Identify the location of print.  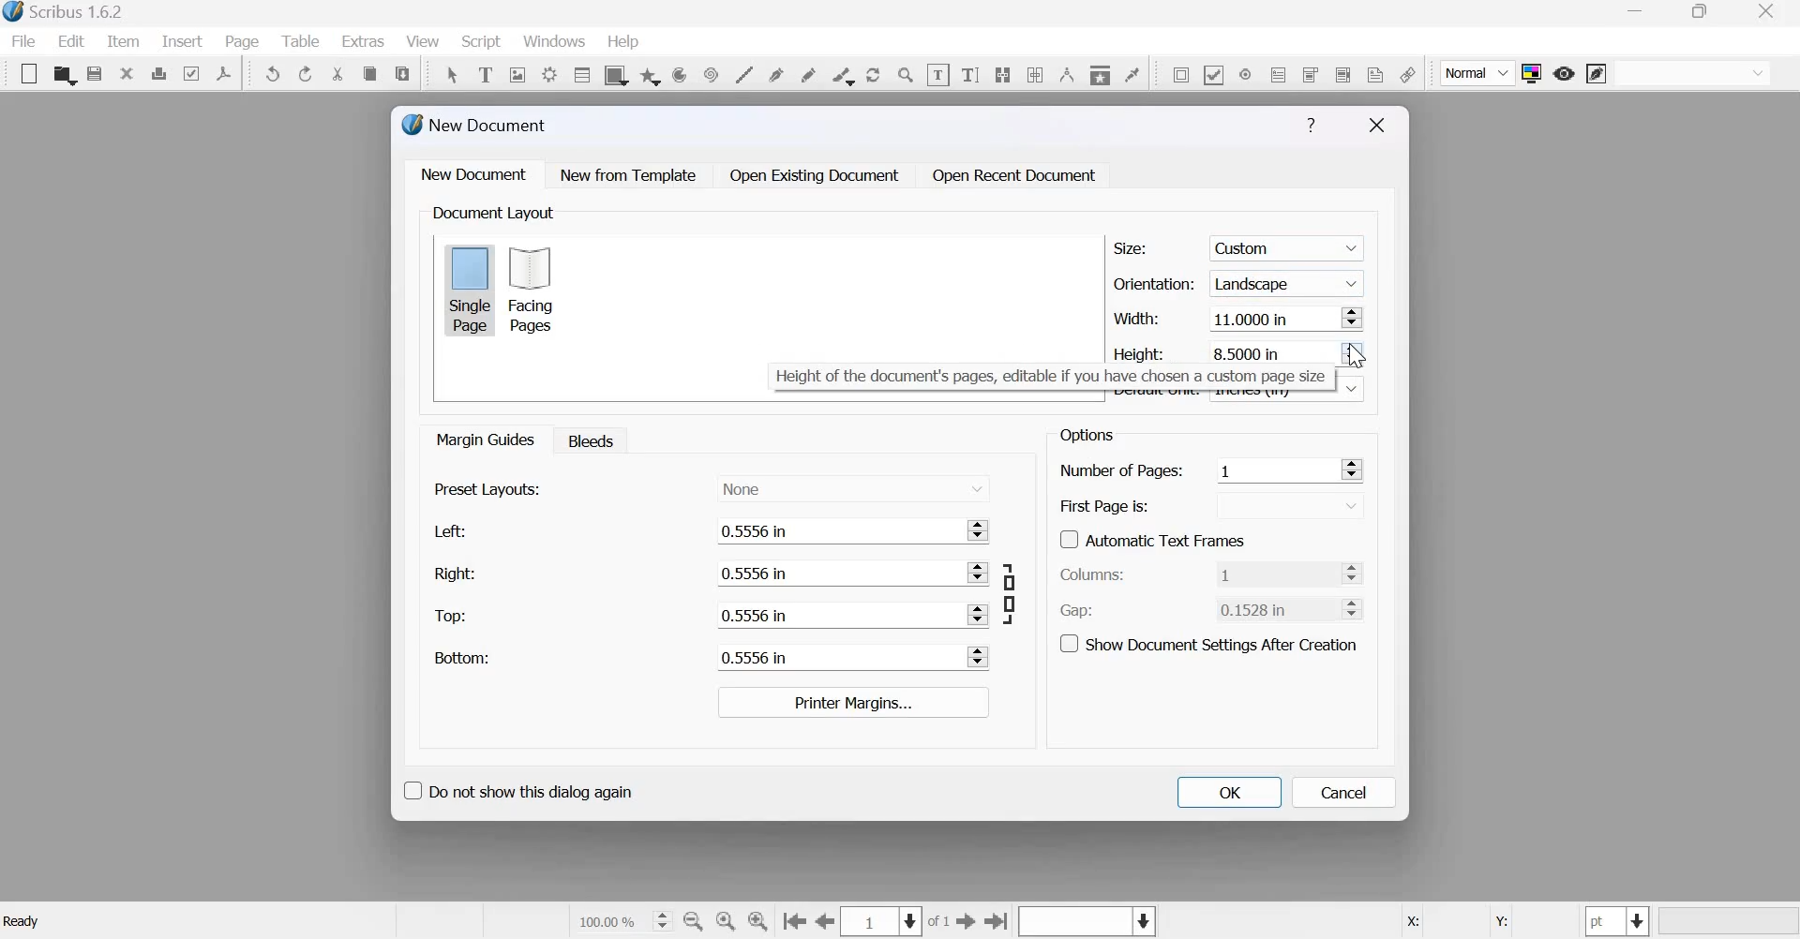
(158, 73).